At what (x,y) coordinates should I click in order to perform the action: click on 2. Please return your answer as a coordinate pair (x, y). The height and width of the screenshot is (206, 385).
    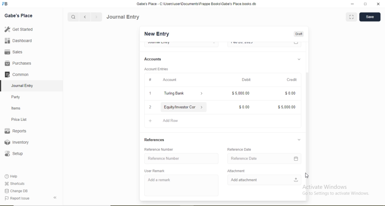
    Looking at the image, I should click on (150, 108).